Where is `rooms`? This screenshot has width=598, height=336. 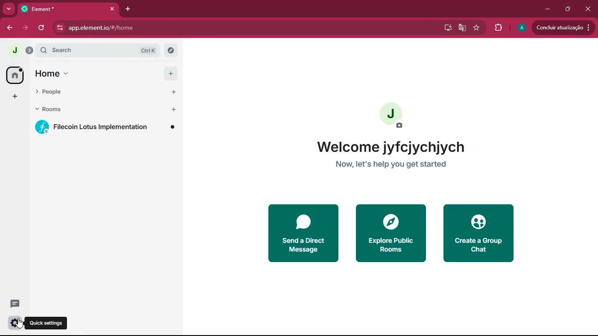
rooms is located at coordinates (93, 111).